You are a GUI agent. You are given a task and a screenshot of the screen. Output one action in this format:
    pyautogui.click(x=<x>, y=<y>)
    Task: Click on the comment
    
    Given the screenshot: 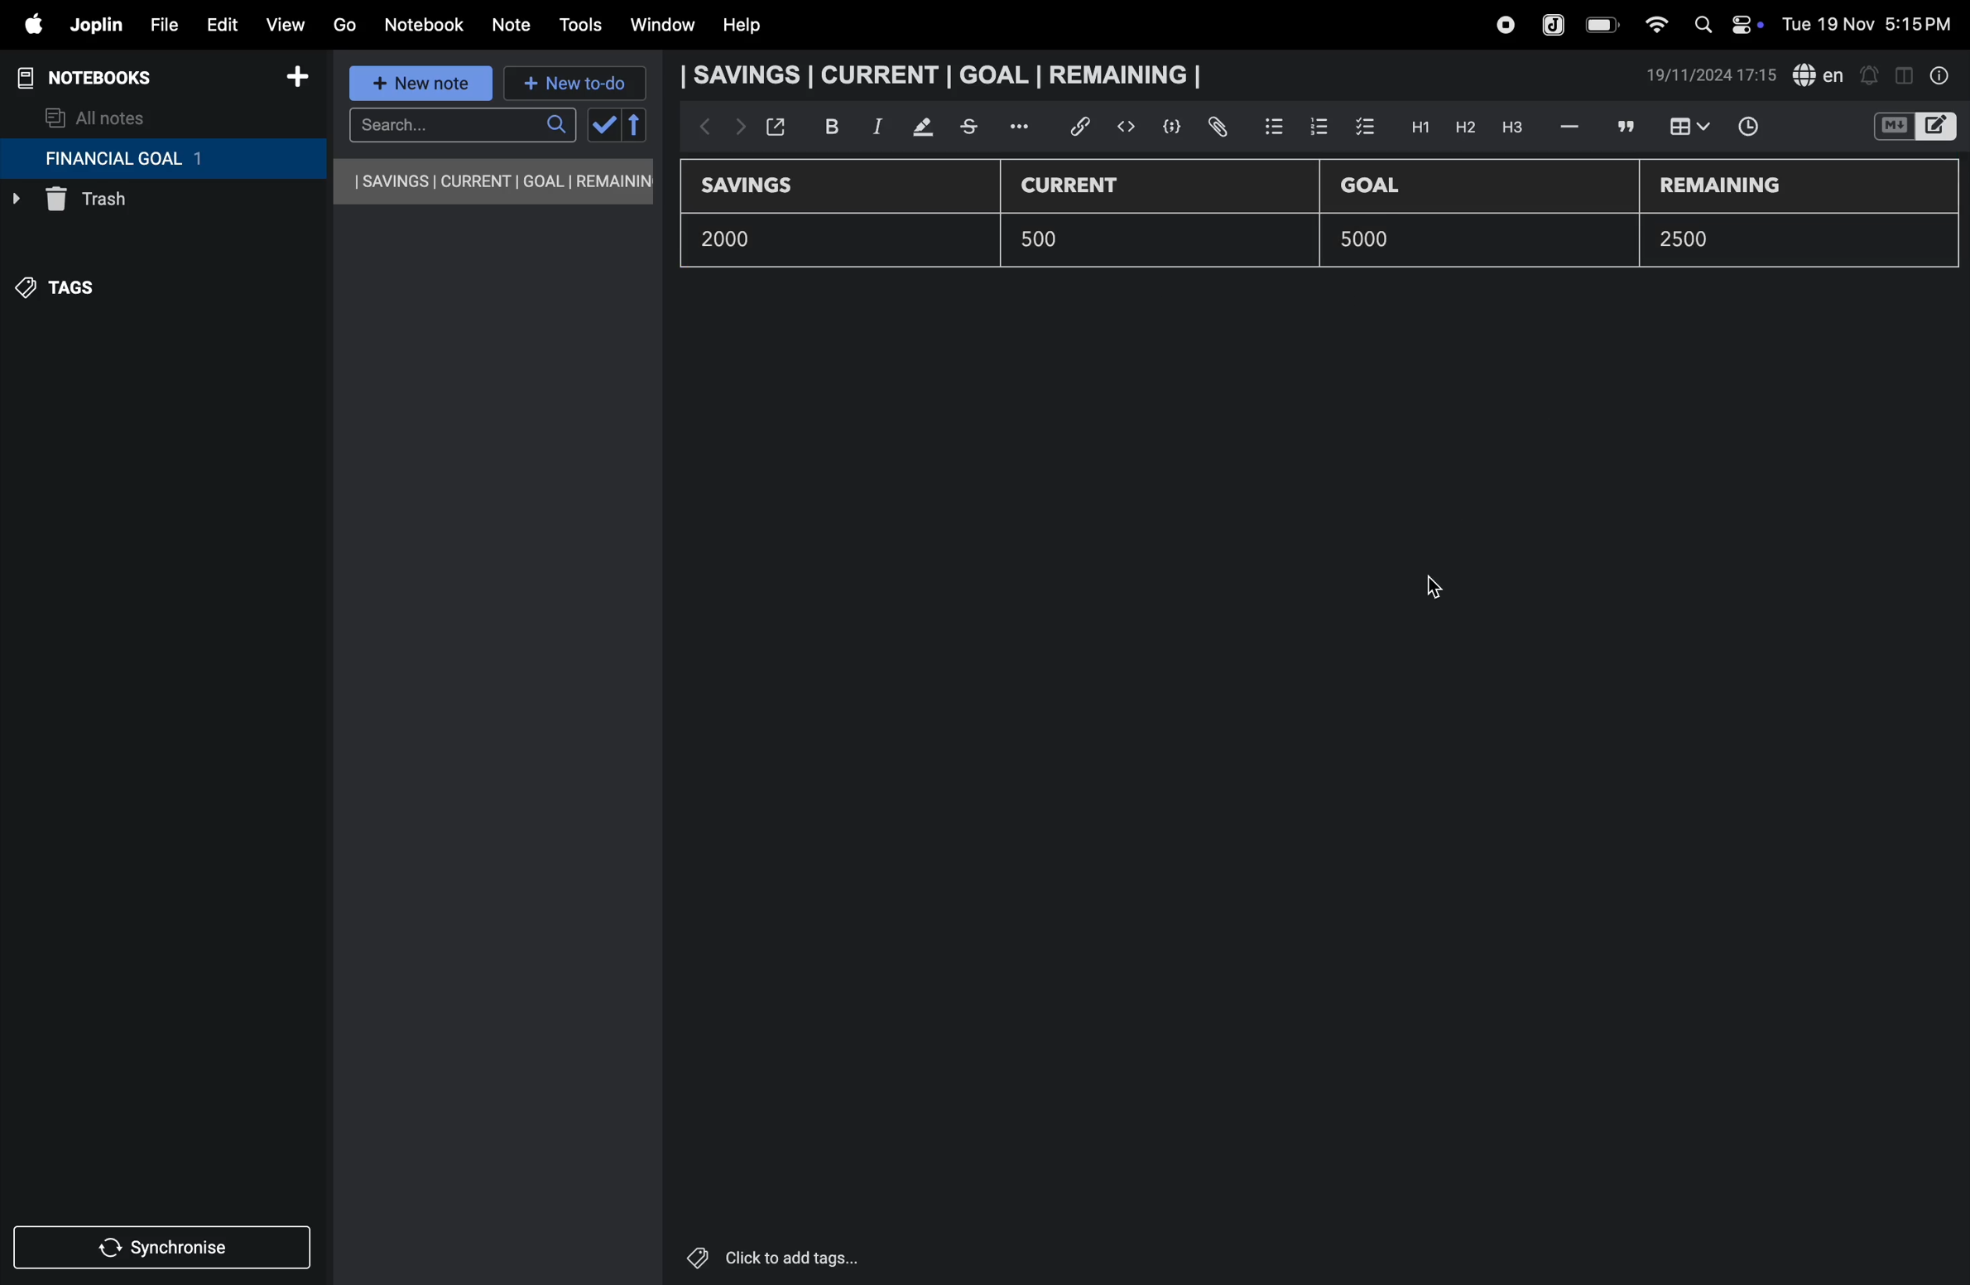 What is the action you would take?
    pyautogui.click(x=1623, y=126)
    